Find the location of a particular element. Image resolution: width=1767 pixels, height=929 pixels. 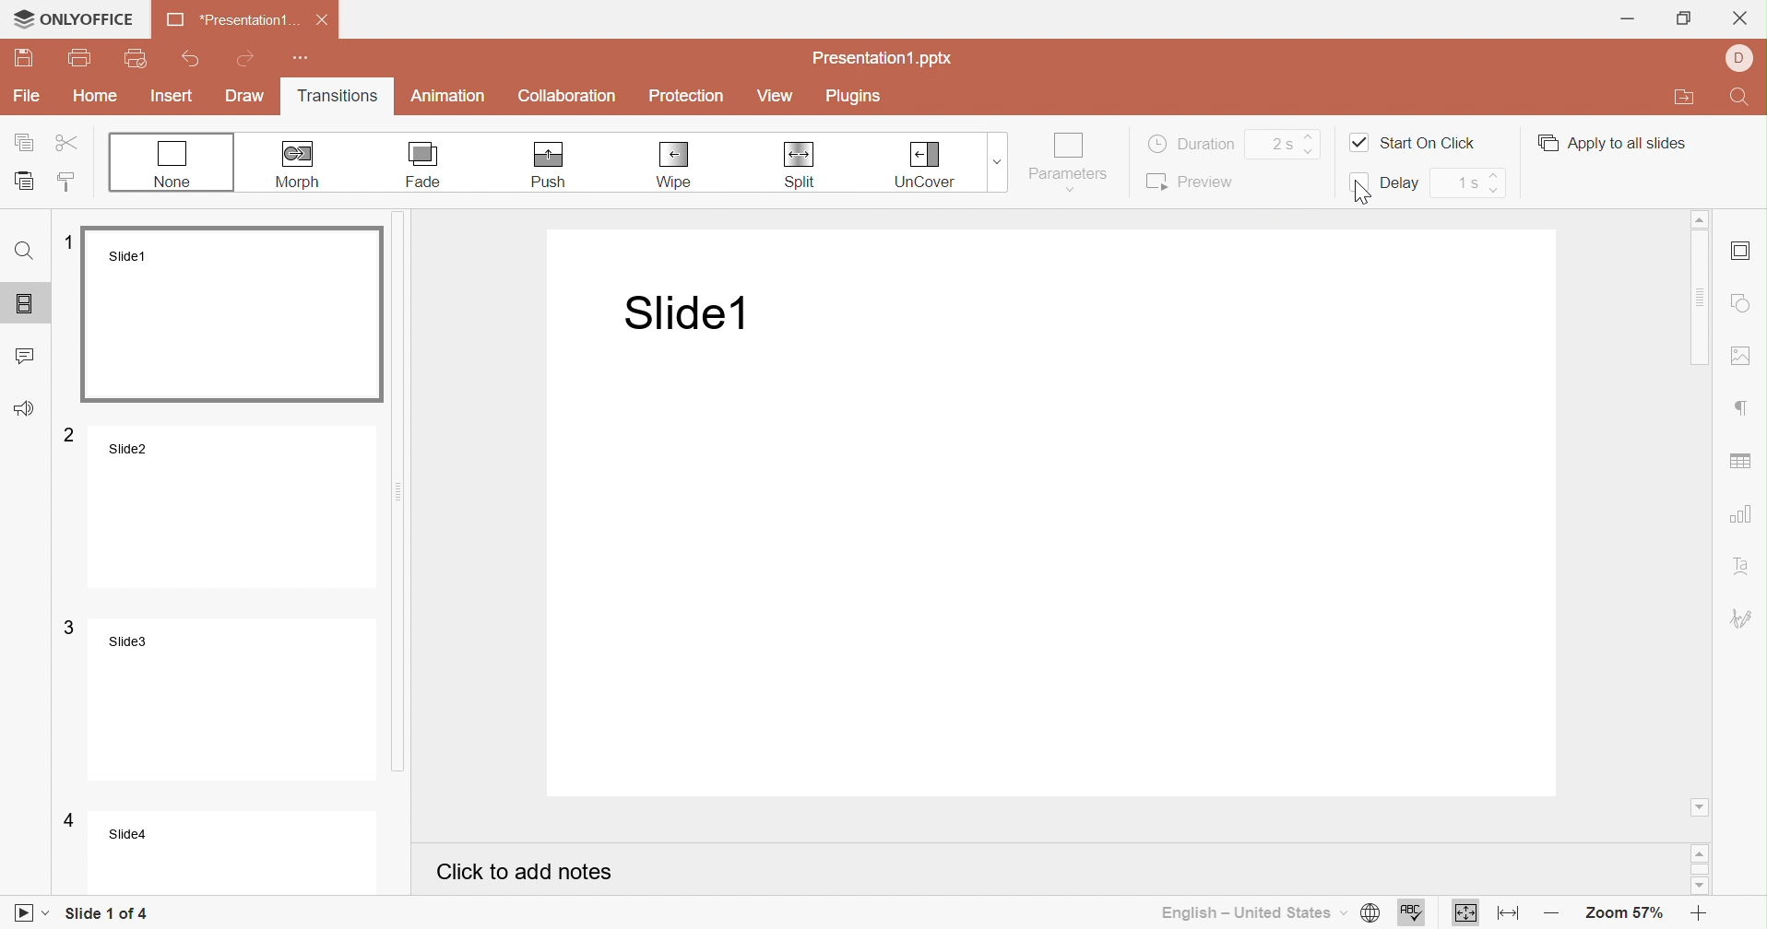

Zoom out is located at coordinates (1548, 915).